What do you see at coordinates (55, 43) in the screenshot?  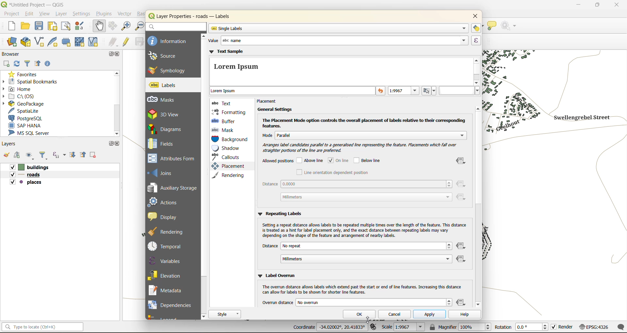 I see `new spatialite layer` at bounding box center [55, 43].